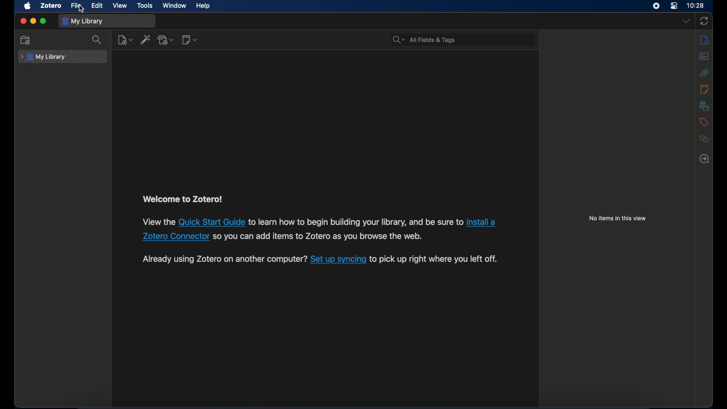  I want to click on apple, so click(28, 6).